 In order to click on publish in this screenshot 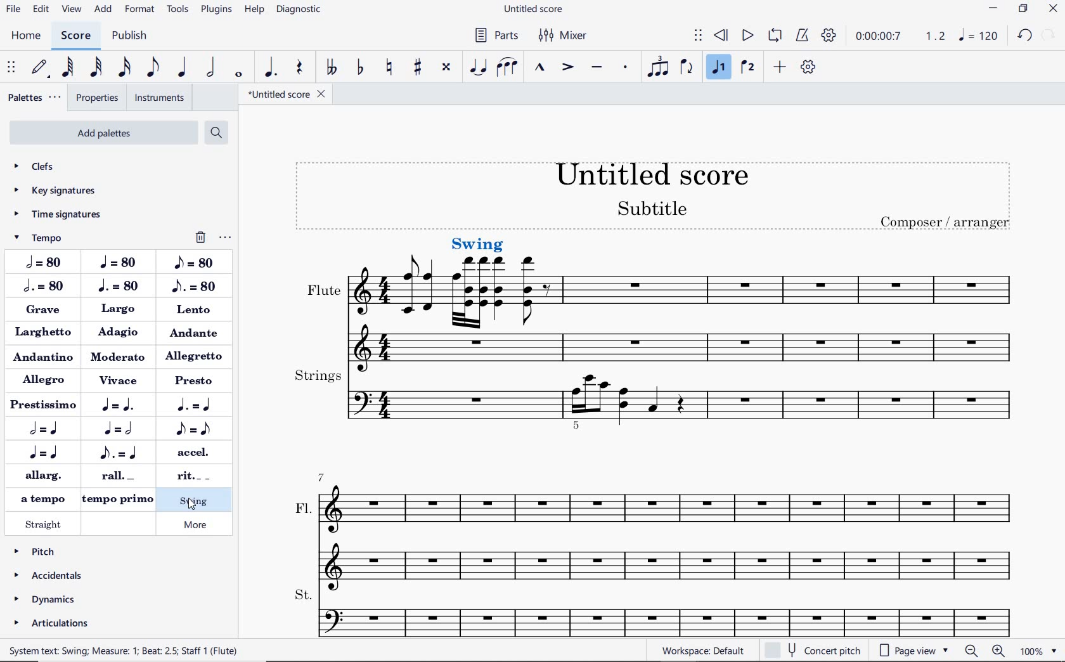, I will do `click(131, 36)`.